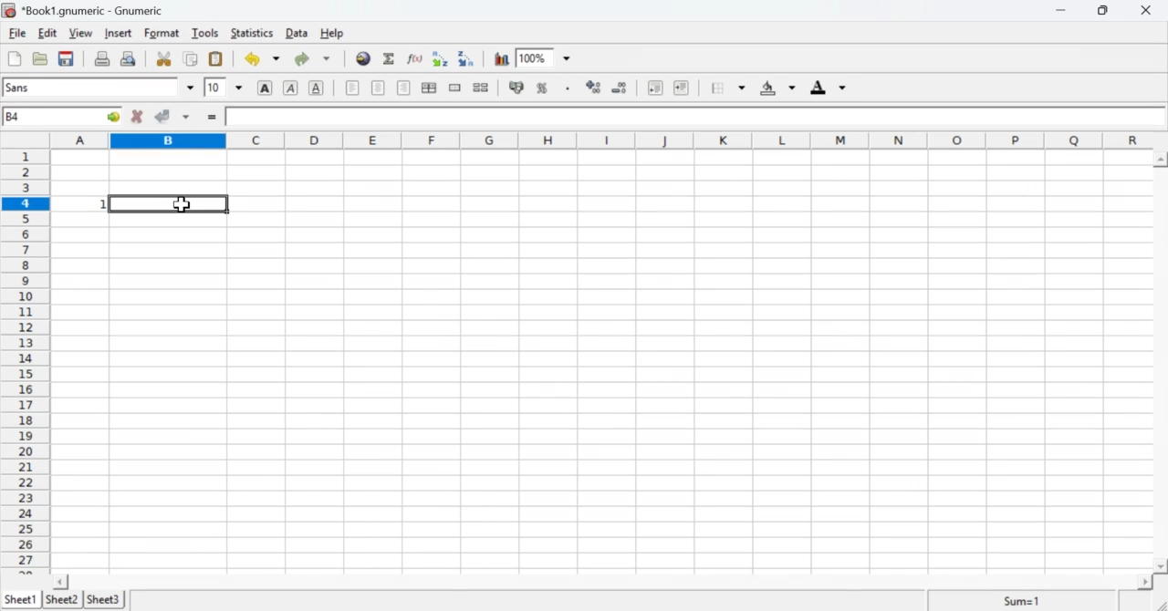  Describe the element at coordinates (682, 88) in the screenshot. I see `Increase indent, align to the left.` at that location.